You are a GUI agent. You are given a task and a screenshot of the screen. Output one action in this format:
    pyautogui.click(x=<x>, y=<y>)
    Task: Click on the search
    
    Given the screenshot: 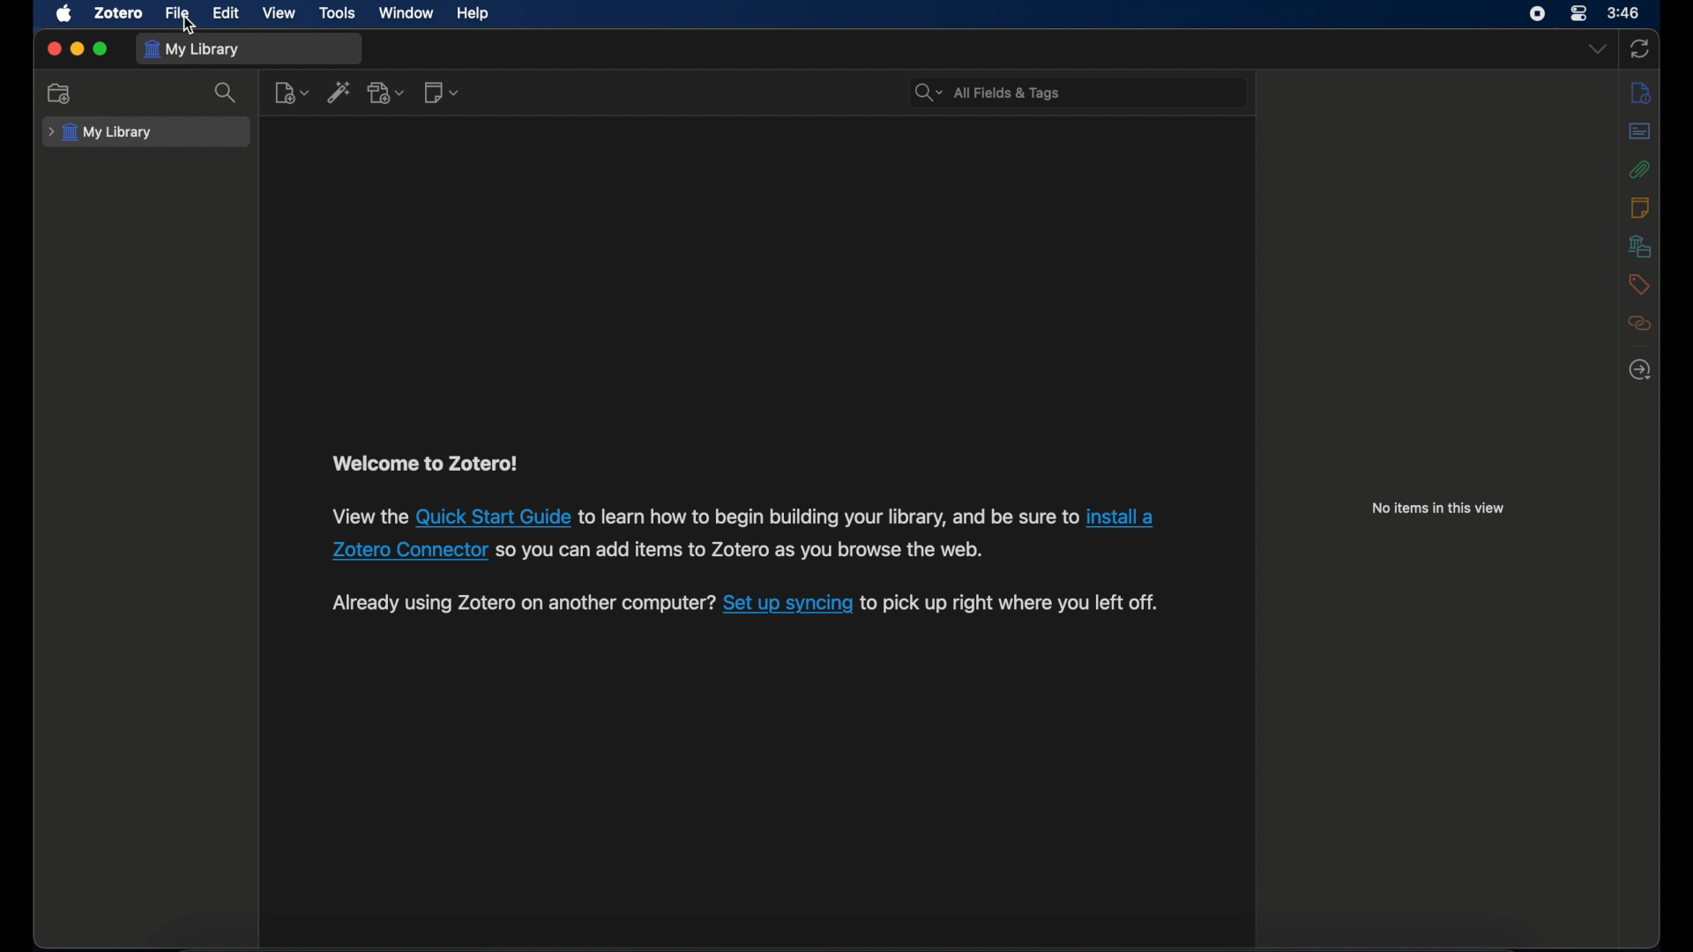 What is the action you would take?
    pyautogui.click(x=226, y=92)
    